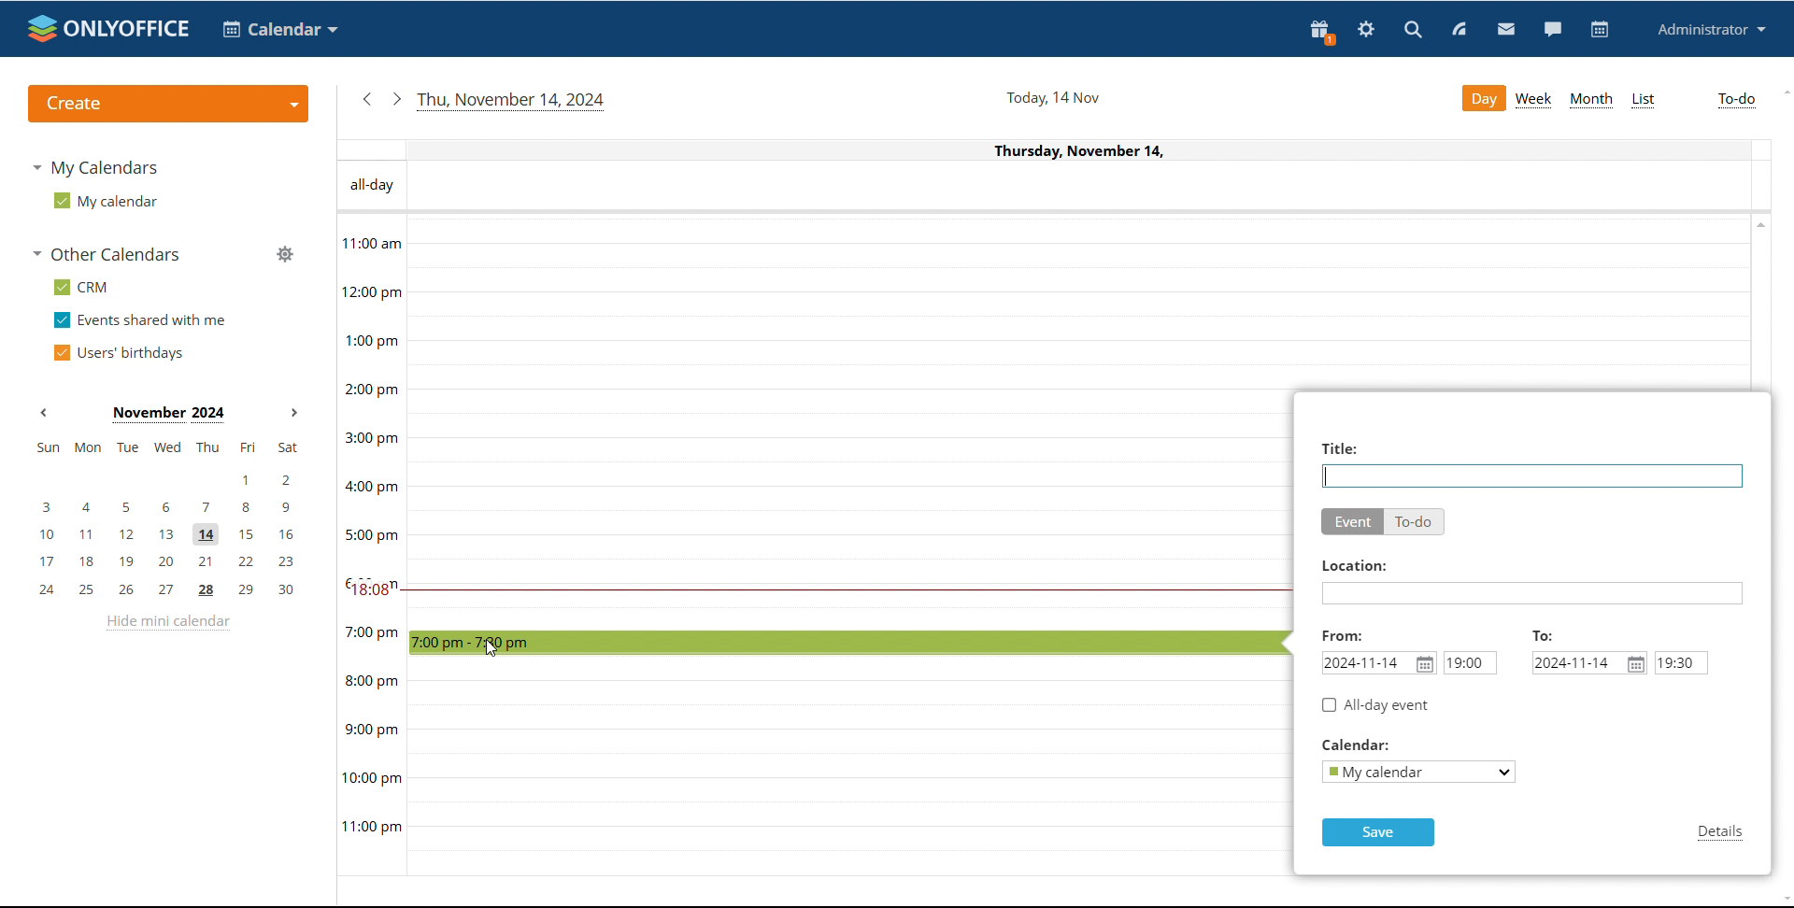  What do you see at coordinates (373, 186) in the screenshot?
I see `All - day` at bounding box center [373, 186].